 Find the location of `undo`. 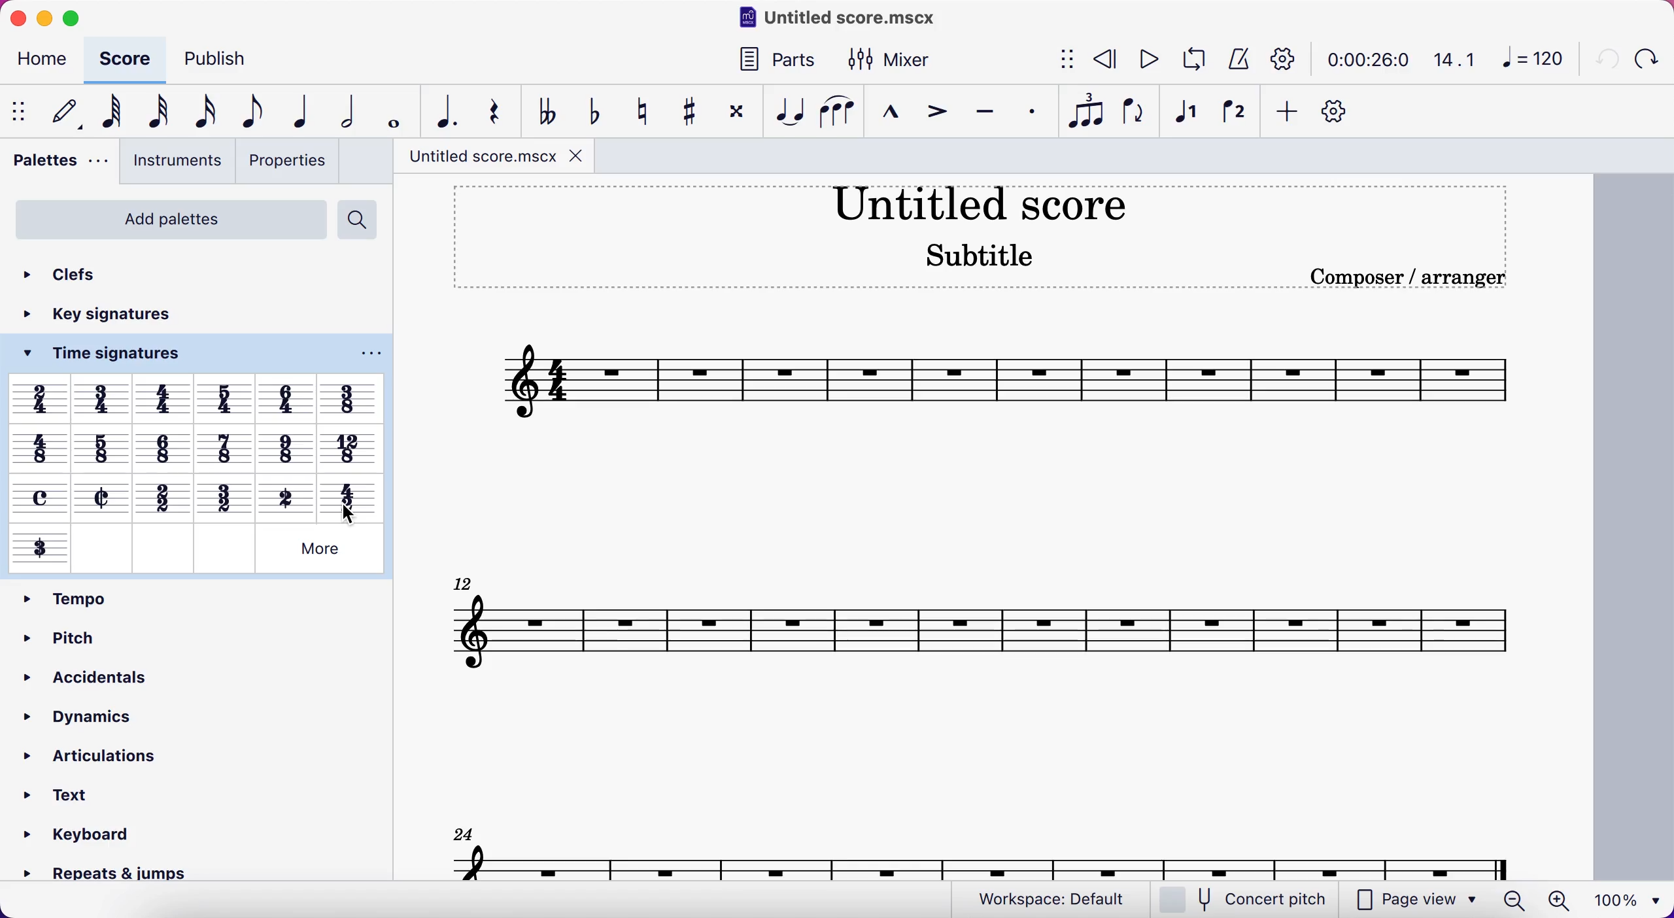

undo is located at coordinates (1605, 57).